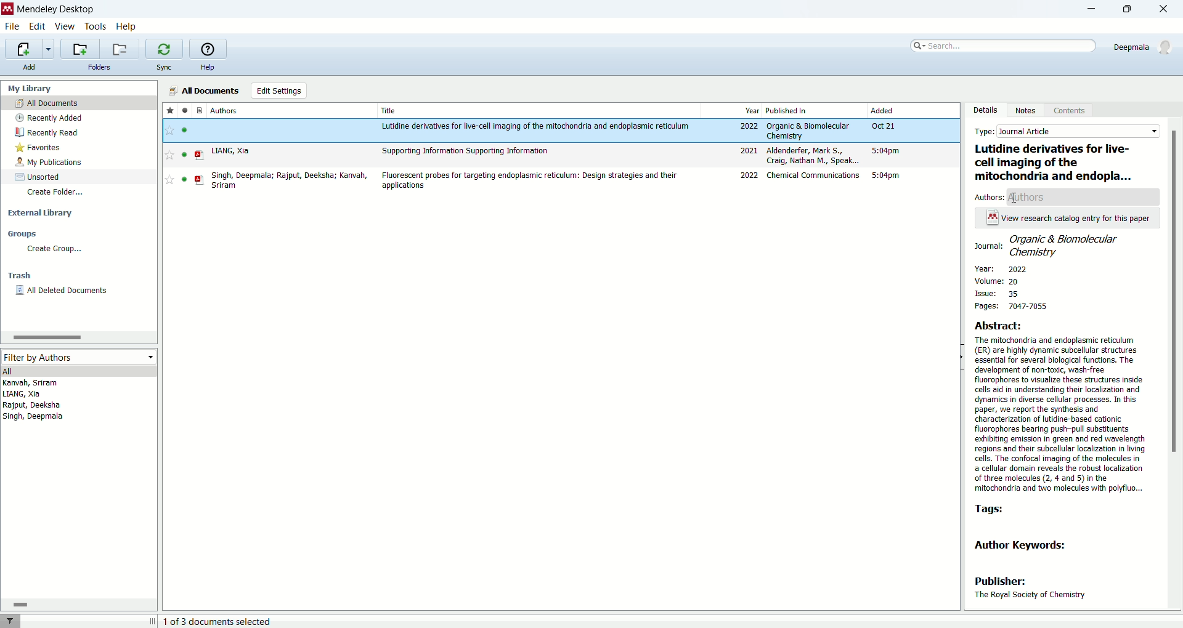  What do you see at coordinates (10, 621) in the screenshot?
I see `filter` at bounding box center [10, 621].